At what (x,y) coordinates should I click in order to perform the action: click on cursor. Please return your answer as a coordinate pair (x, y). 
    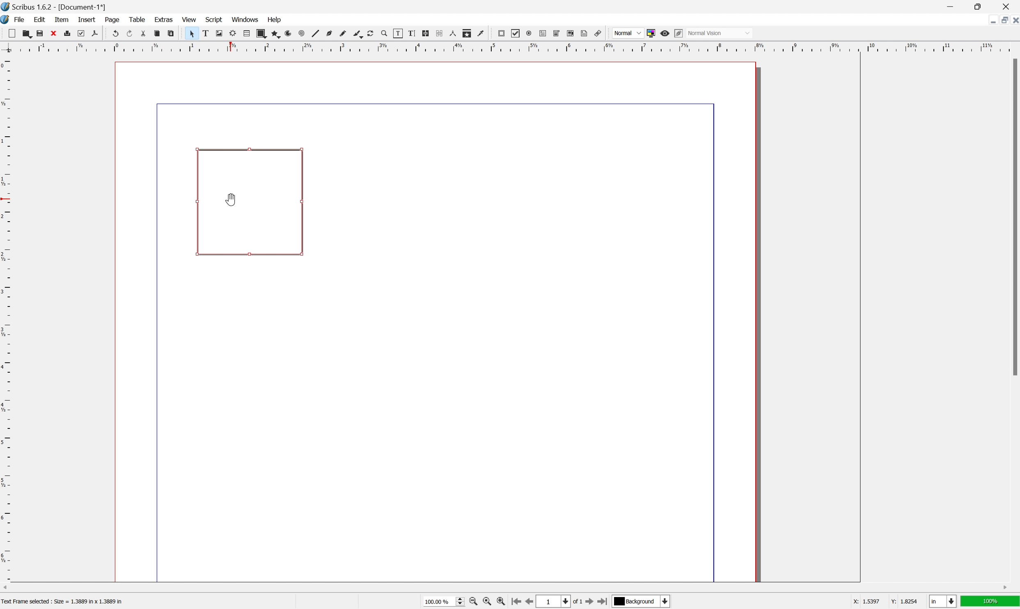
    Looking at the image, I should click on (231, 201).